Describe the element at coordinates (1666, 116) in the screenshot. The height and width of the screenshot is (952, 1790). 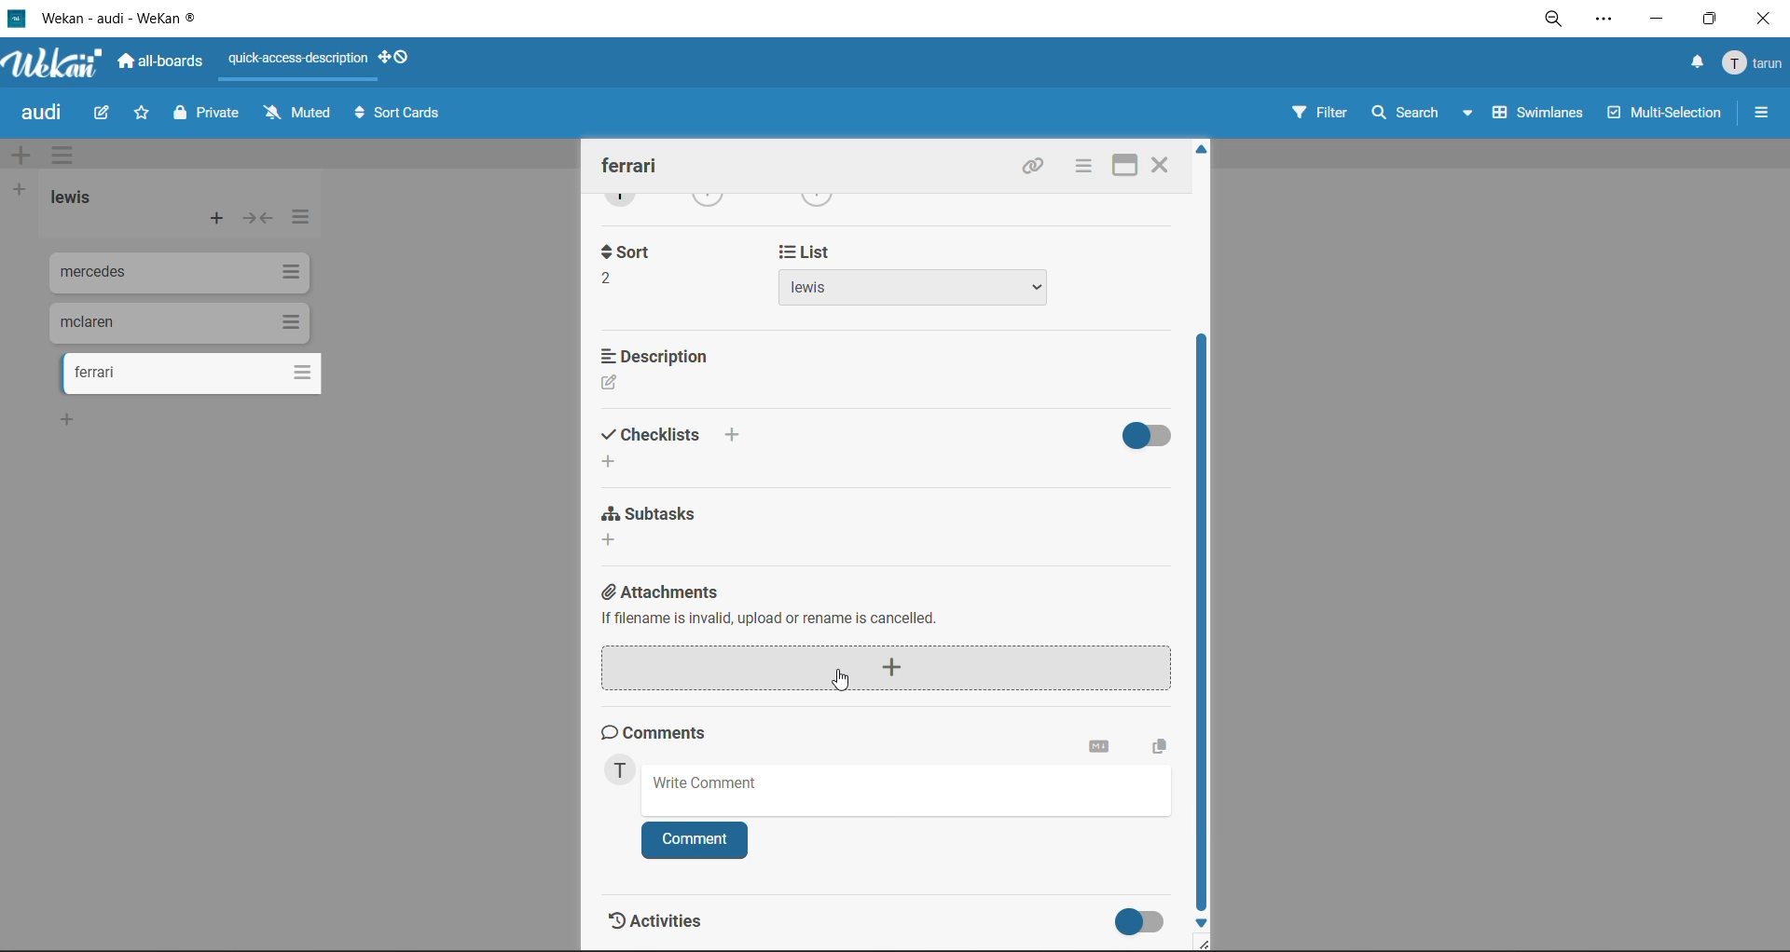
I see `multiselection` at that location.